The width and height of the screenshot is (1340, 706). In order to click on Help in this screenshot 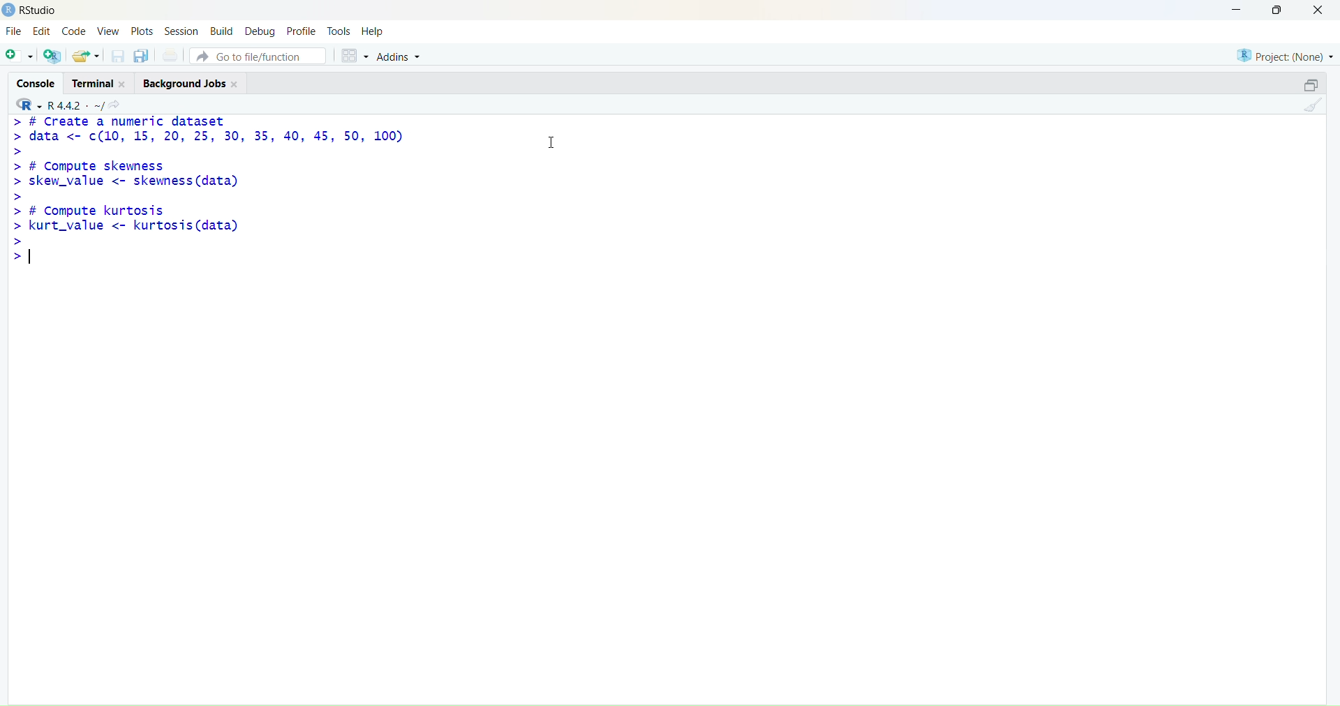, I will do `click(376, 30)`.